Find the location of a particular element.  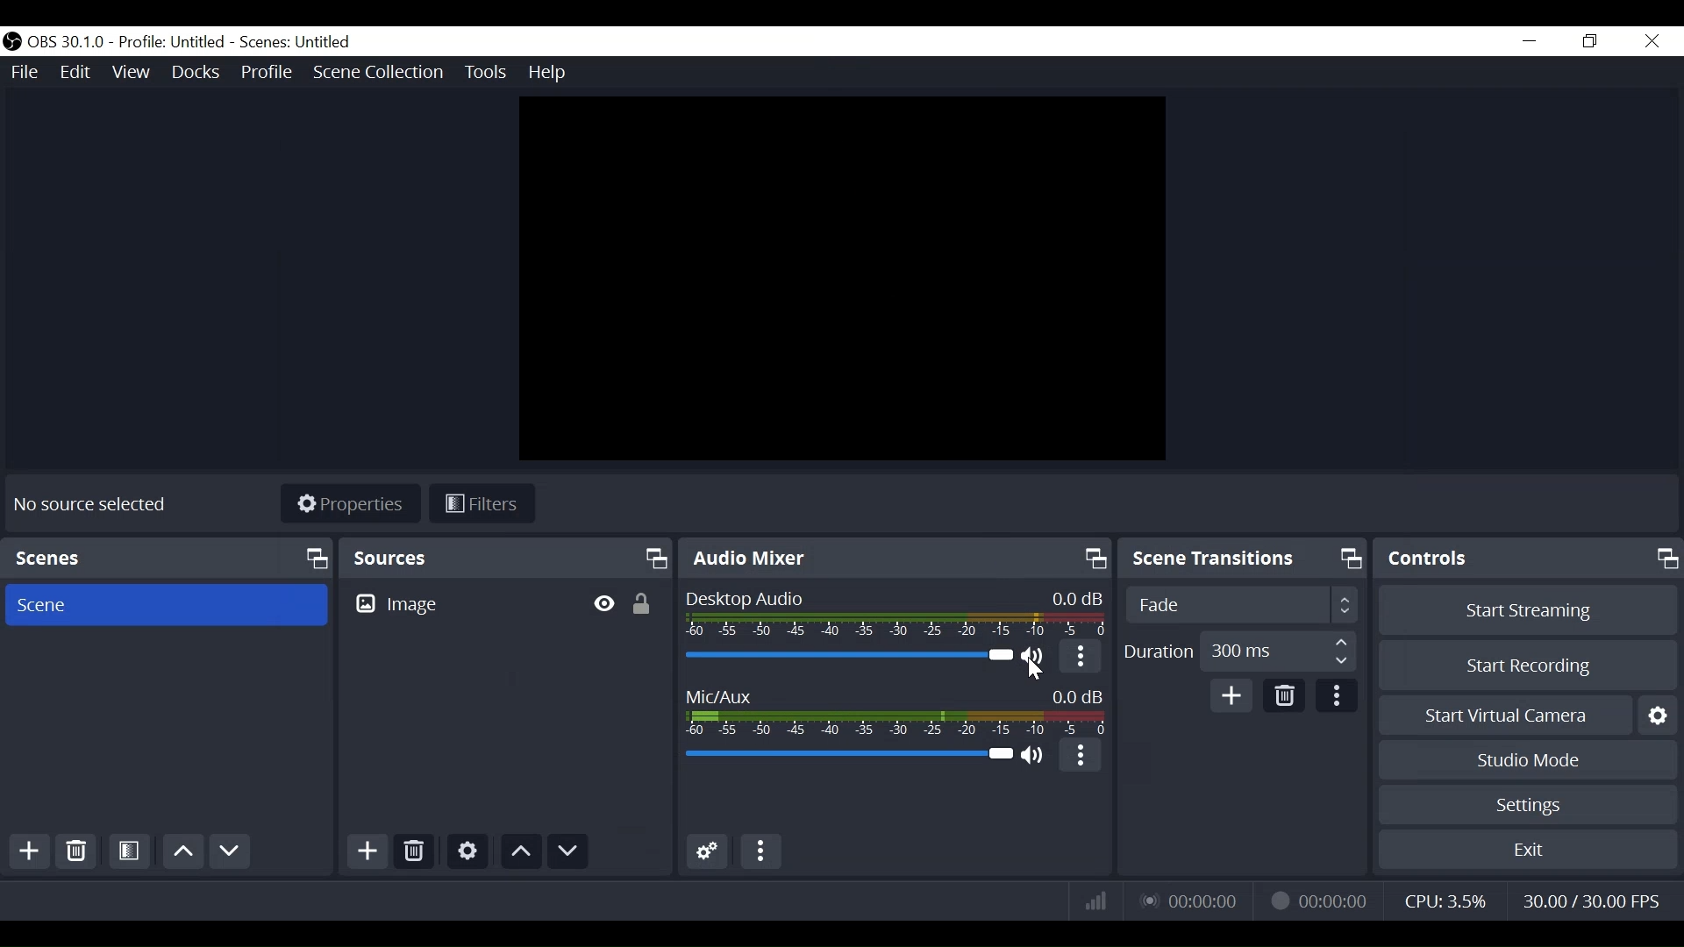

Start Virtual Camera is located at coordinates (1501, 715).